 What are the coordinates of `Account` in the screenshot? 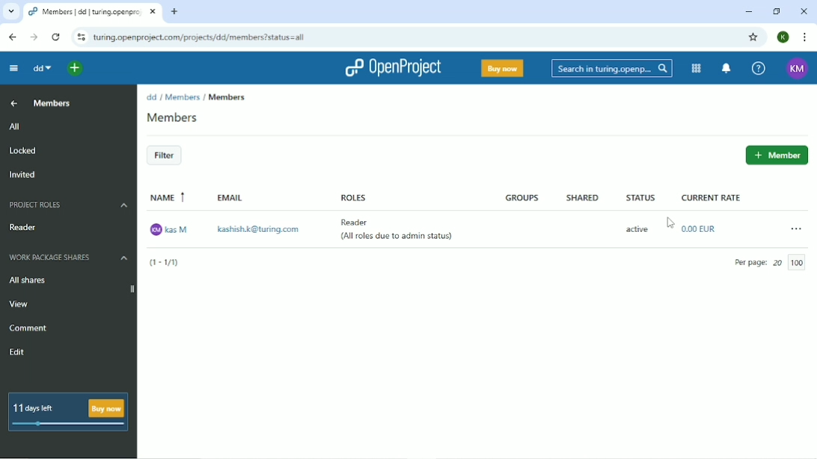 It's located at (797, 69).